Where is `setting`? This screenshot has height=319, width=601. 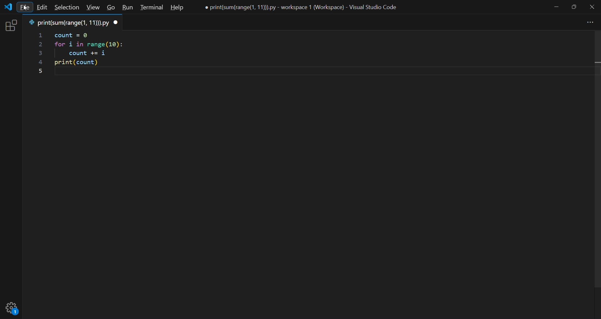 setting is located at coordinates (13, 308).